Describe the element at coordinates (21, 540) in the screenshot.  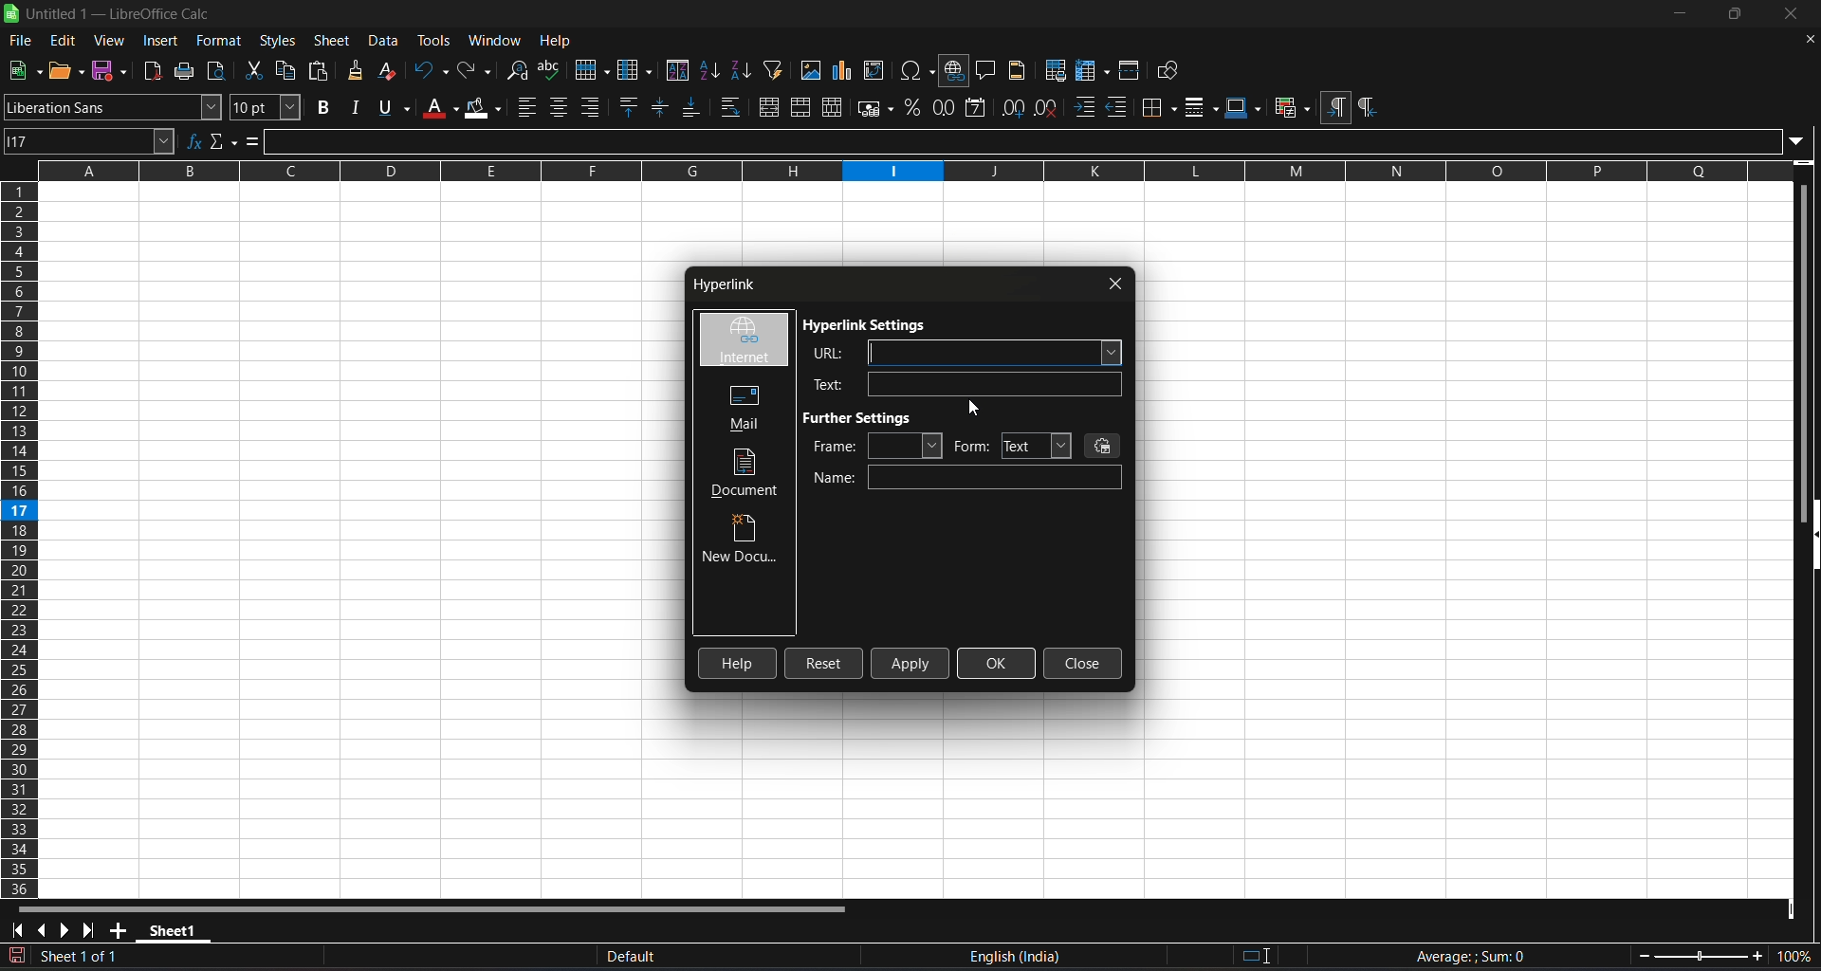
I see `columns` at that location.